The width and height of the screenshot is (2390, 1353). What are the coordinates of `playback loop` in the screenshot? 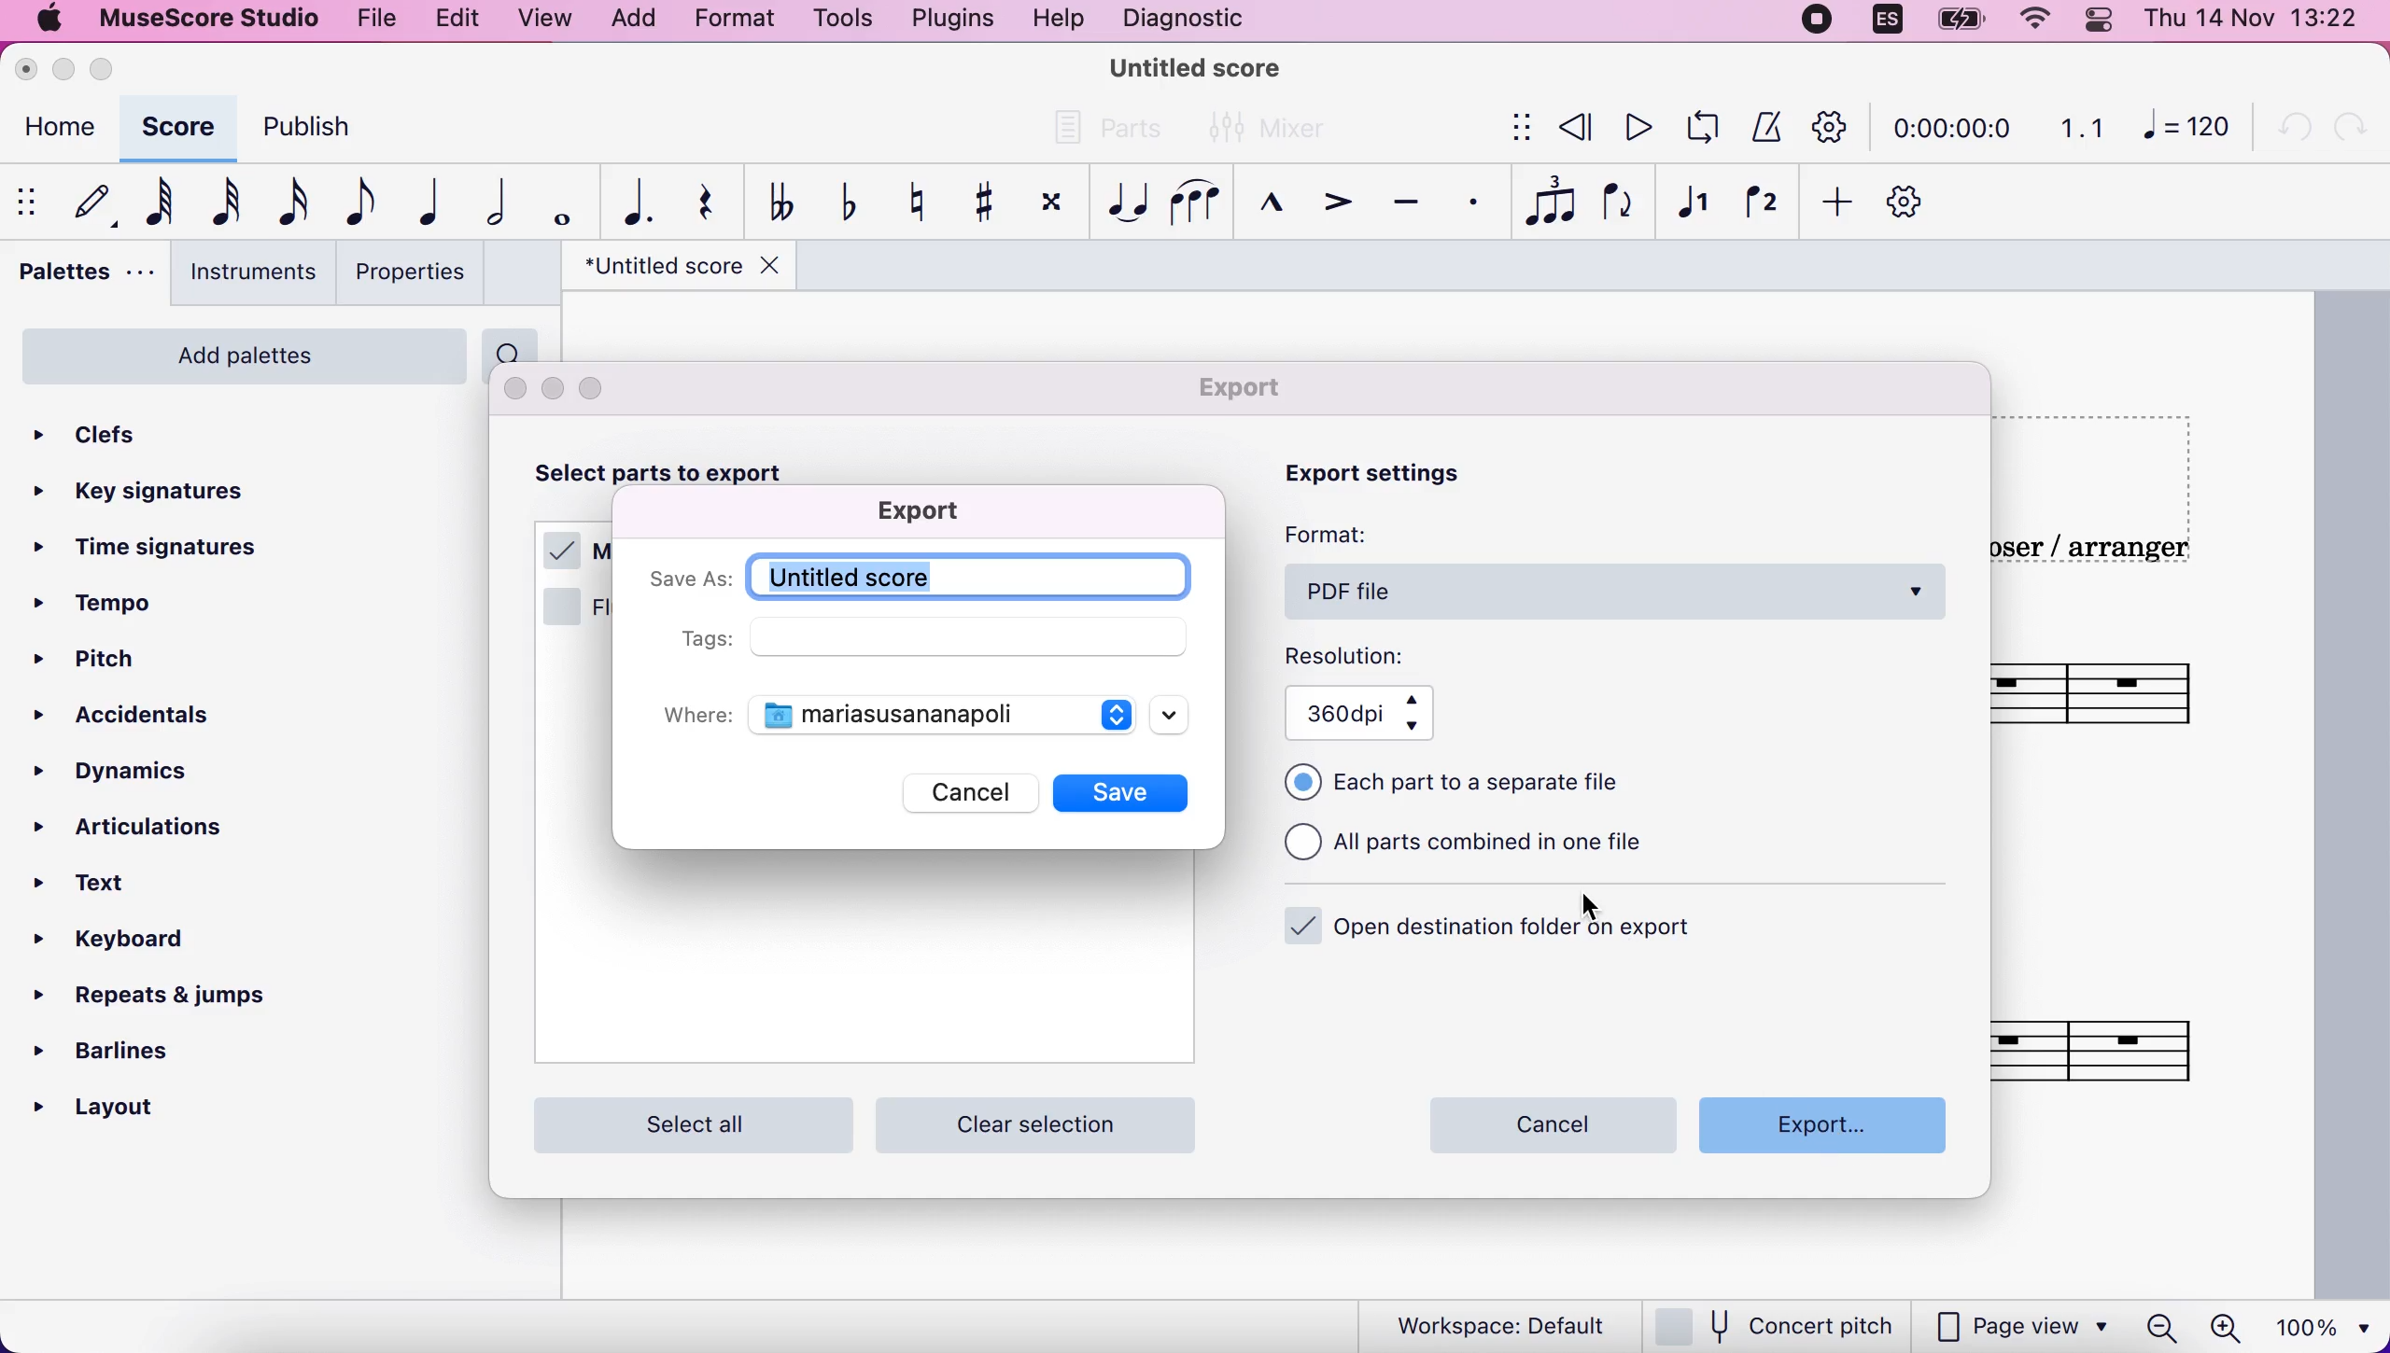 It's located at (1697, 129).